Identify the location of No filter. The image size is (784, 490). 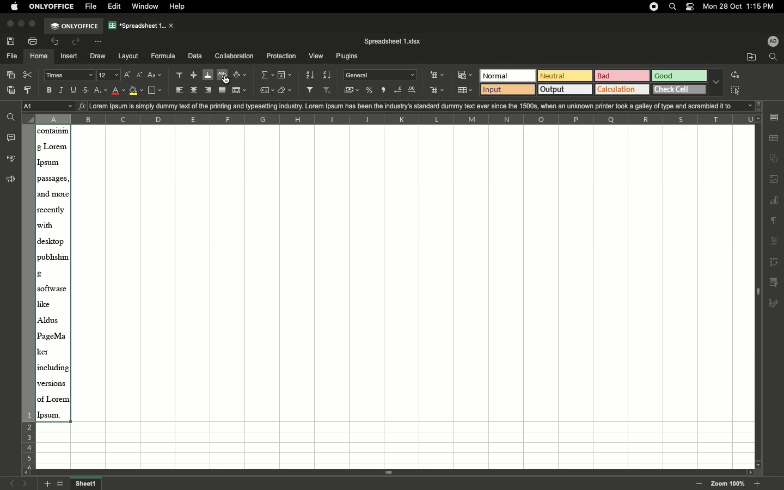
(329, 91).